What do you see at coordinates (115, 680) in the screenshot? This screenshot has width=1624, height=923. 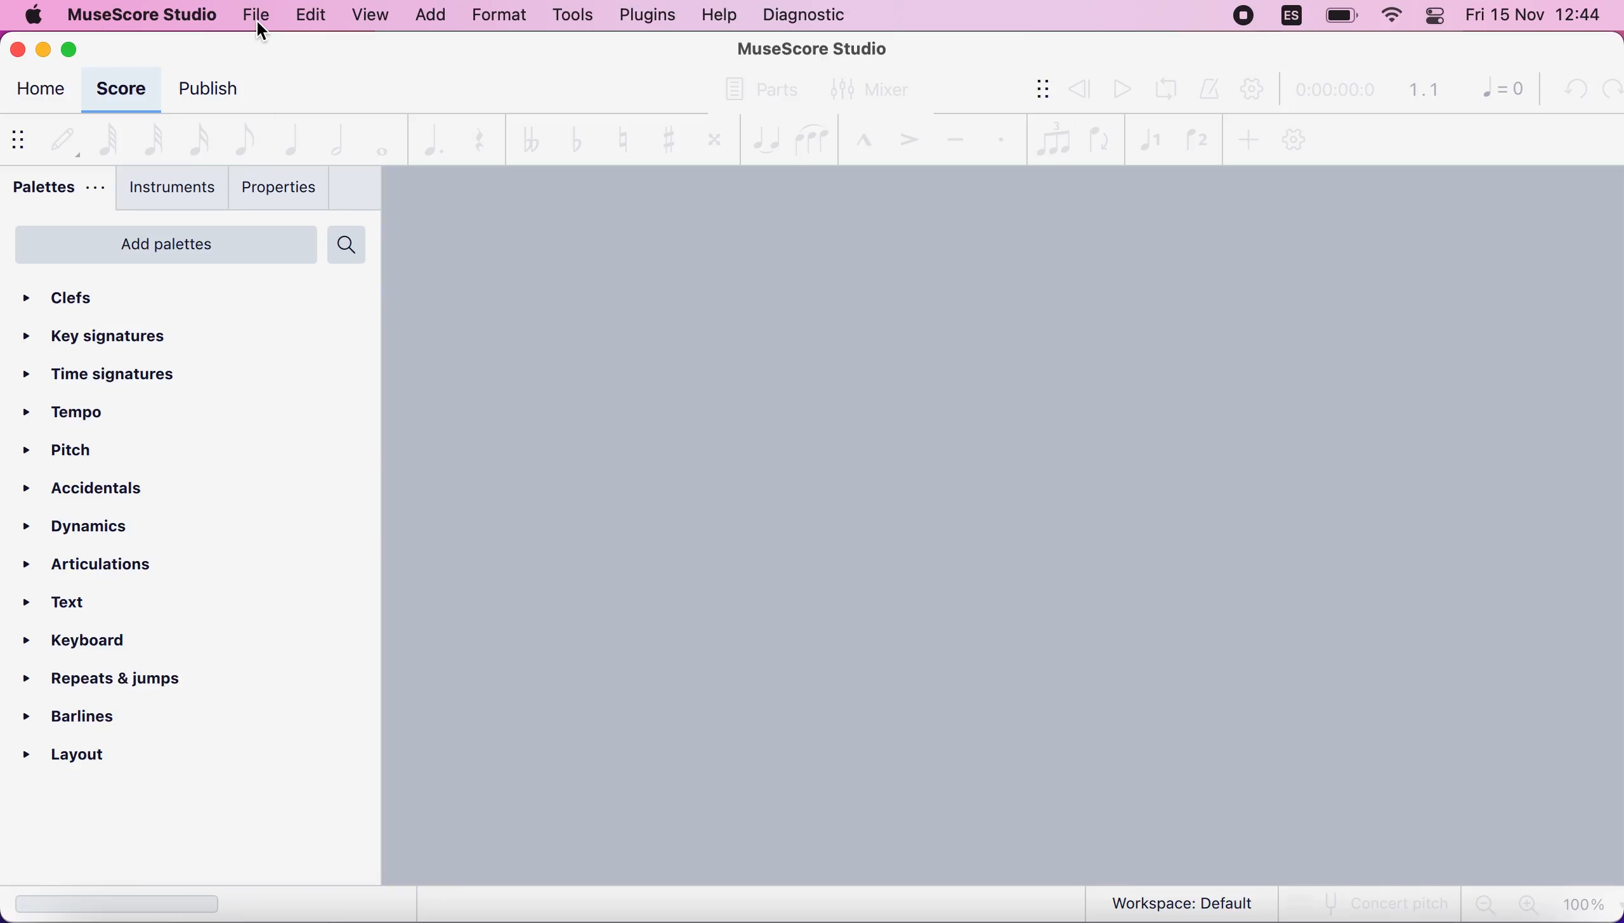 I see `repeats and jumps` at bounding box center [115, 680].